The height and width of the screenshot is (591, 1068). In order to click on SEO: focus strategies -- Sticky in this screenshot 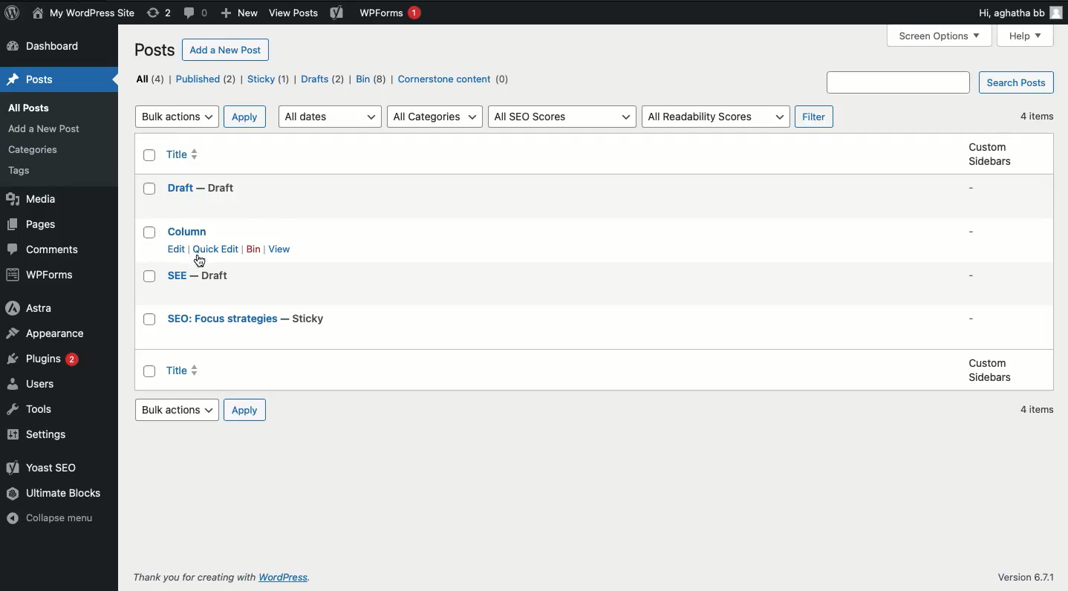, I will do `click(247, 319)`.